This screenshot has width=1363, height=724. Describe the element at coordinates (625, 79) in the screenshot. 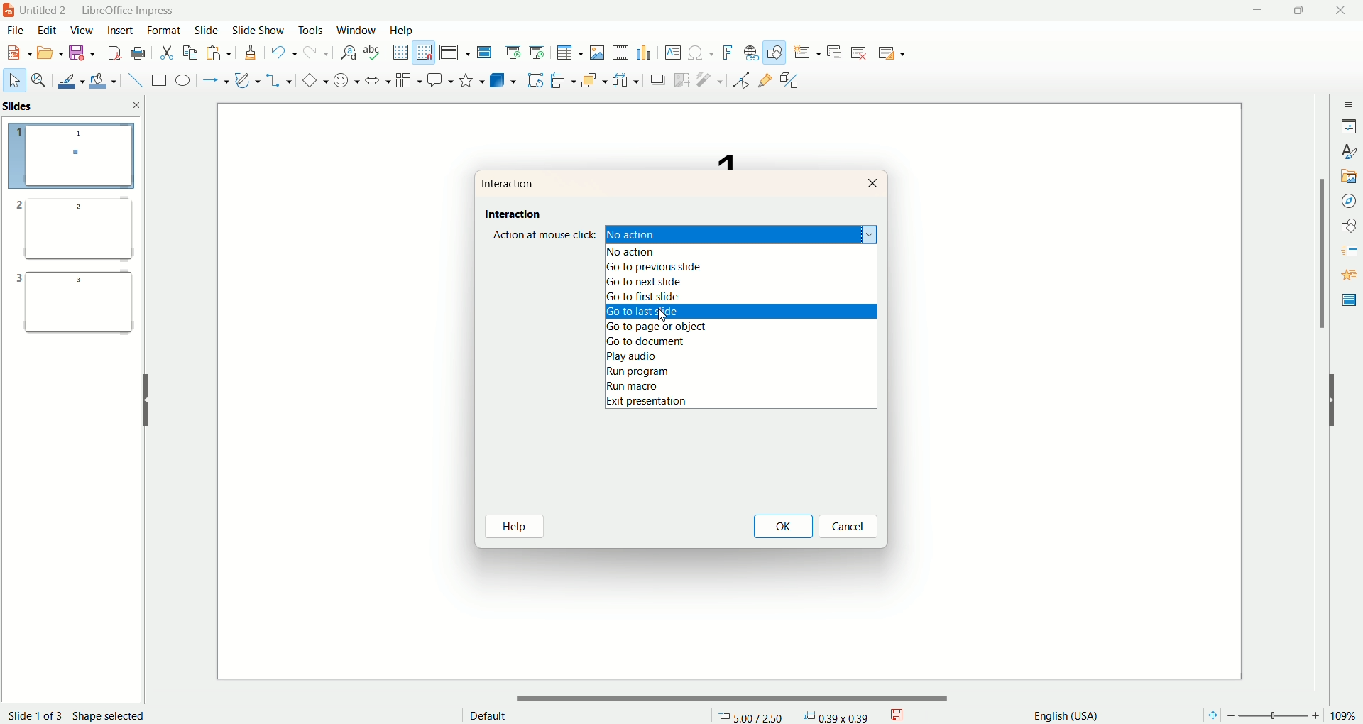

I see `select at least three objects to distribute` at that location.